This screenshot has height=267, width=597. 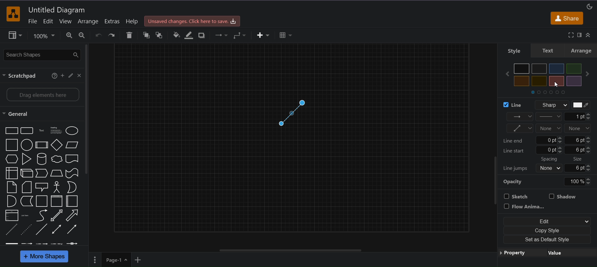 I want to click on search shapes, so click(x=42, y=55).